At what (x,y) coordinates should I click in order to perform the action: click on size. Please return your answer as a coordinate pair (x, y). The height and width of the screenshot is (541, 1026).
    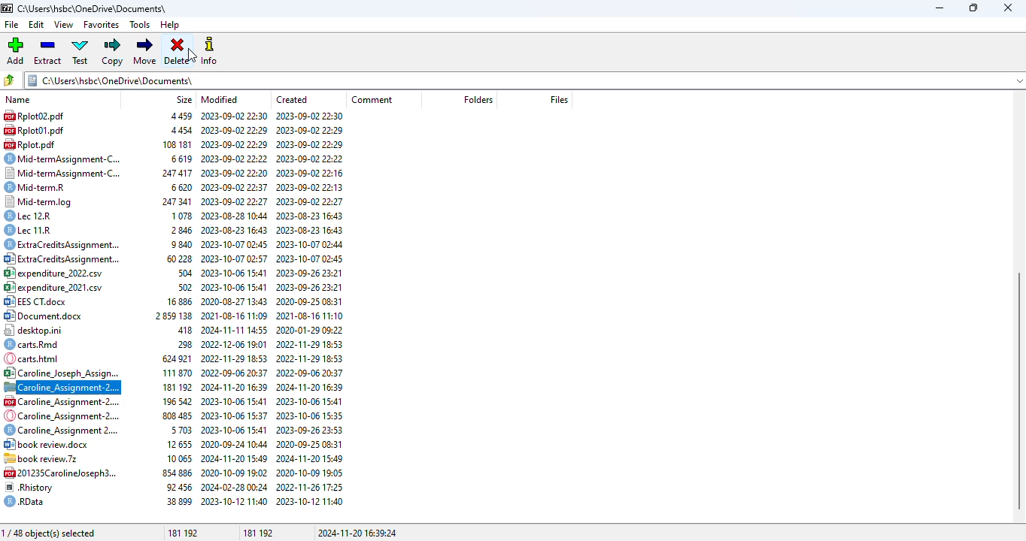
    Looking at the image, I should click on (184, 99).